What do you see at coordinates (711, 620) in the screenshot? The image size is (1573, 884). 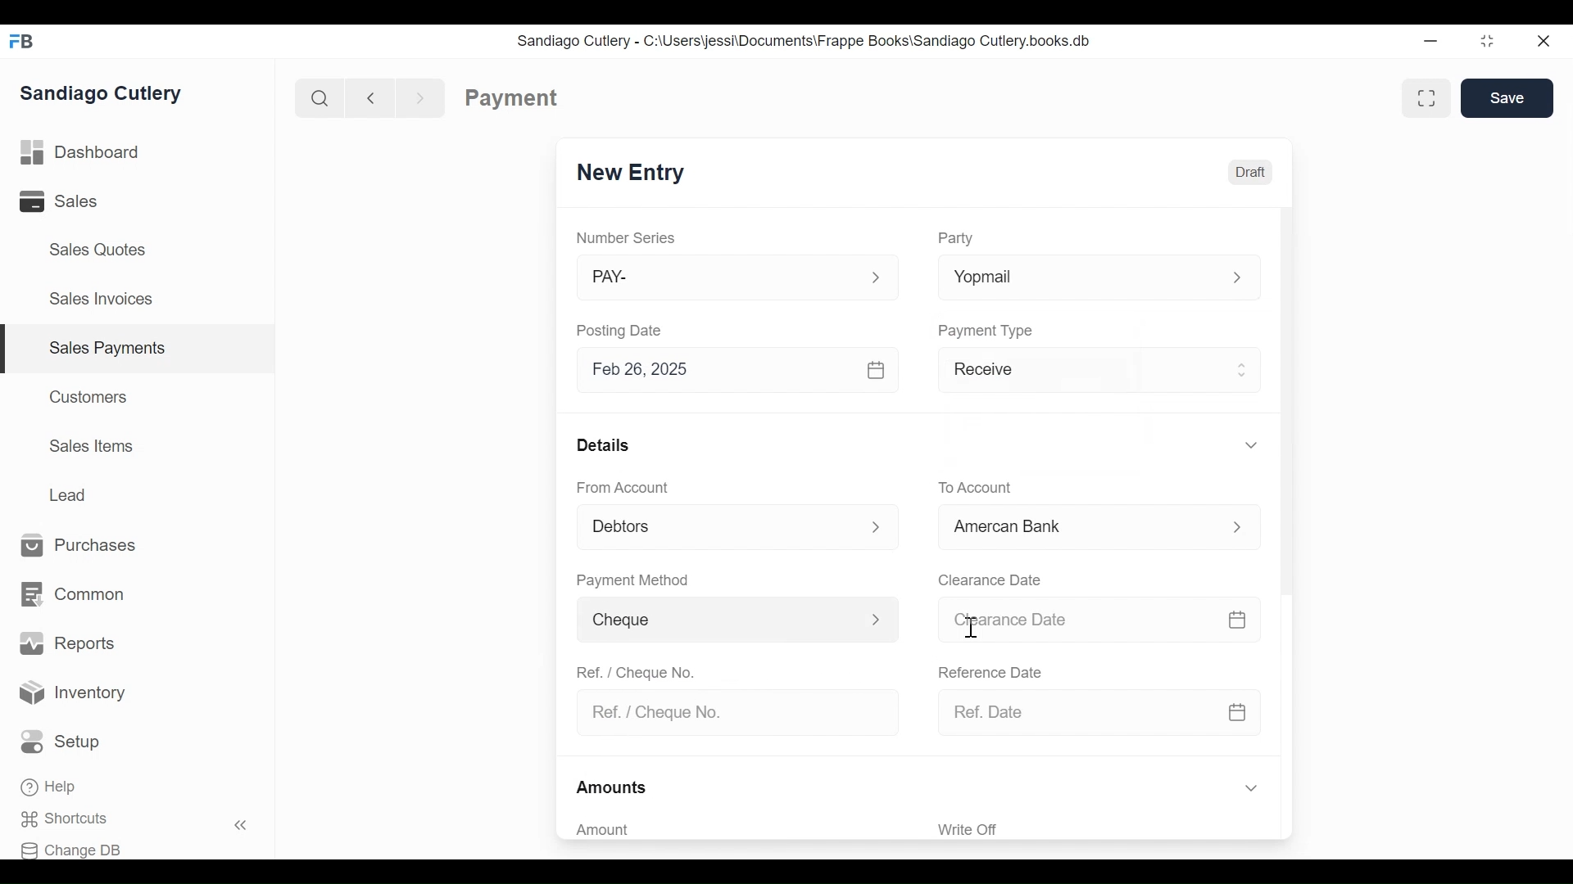 I see `Cheque` at bounding box center [711, 620].